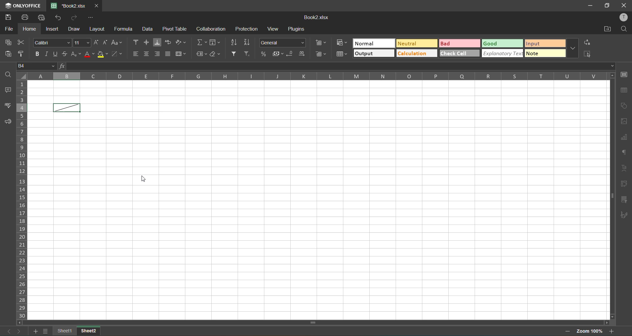  What do you see at coordinates (137, 55) in the screenshot?
I see `align left` at bounding box center [137, 55].